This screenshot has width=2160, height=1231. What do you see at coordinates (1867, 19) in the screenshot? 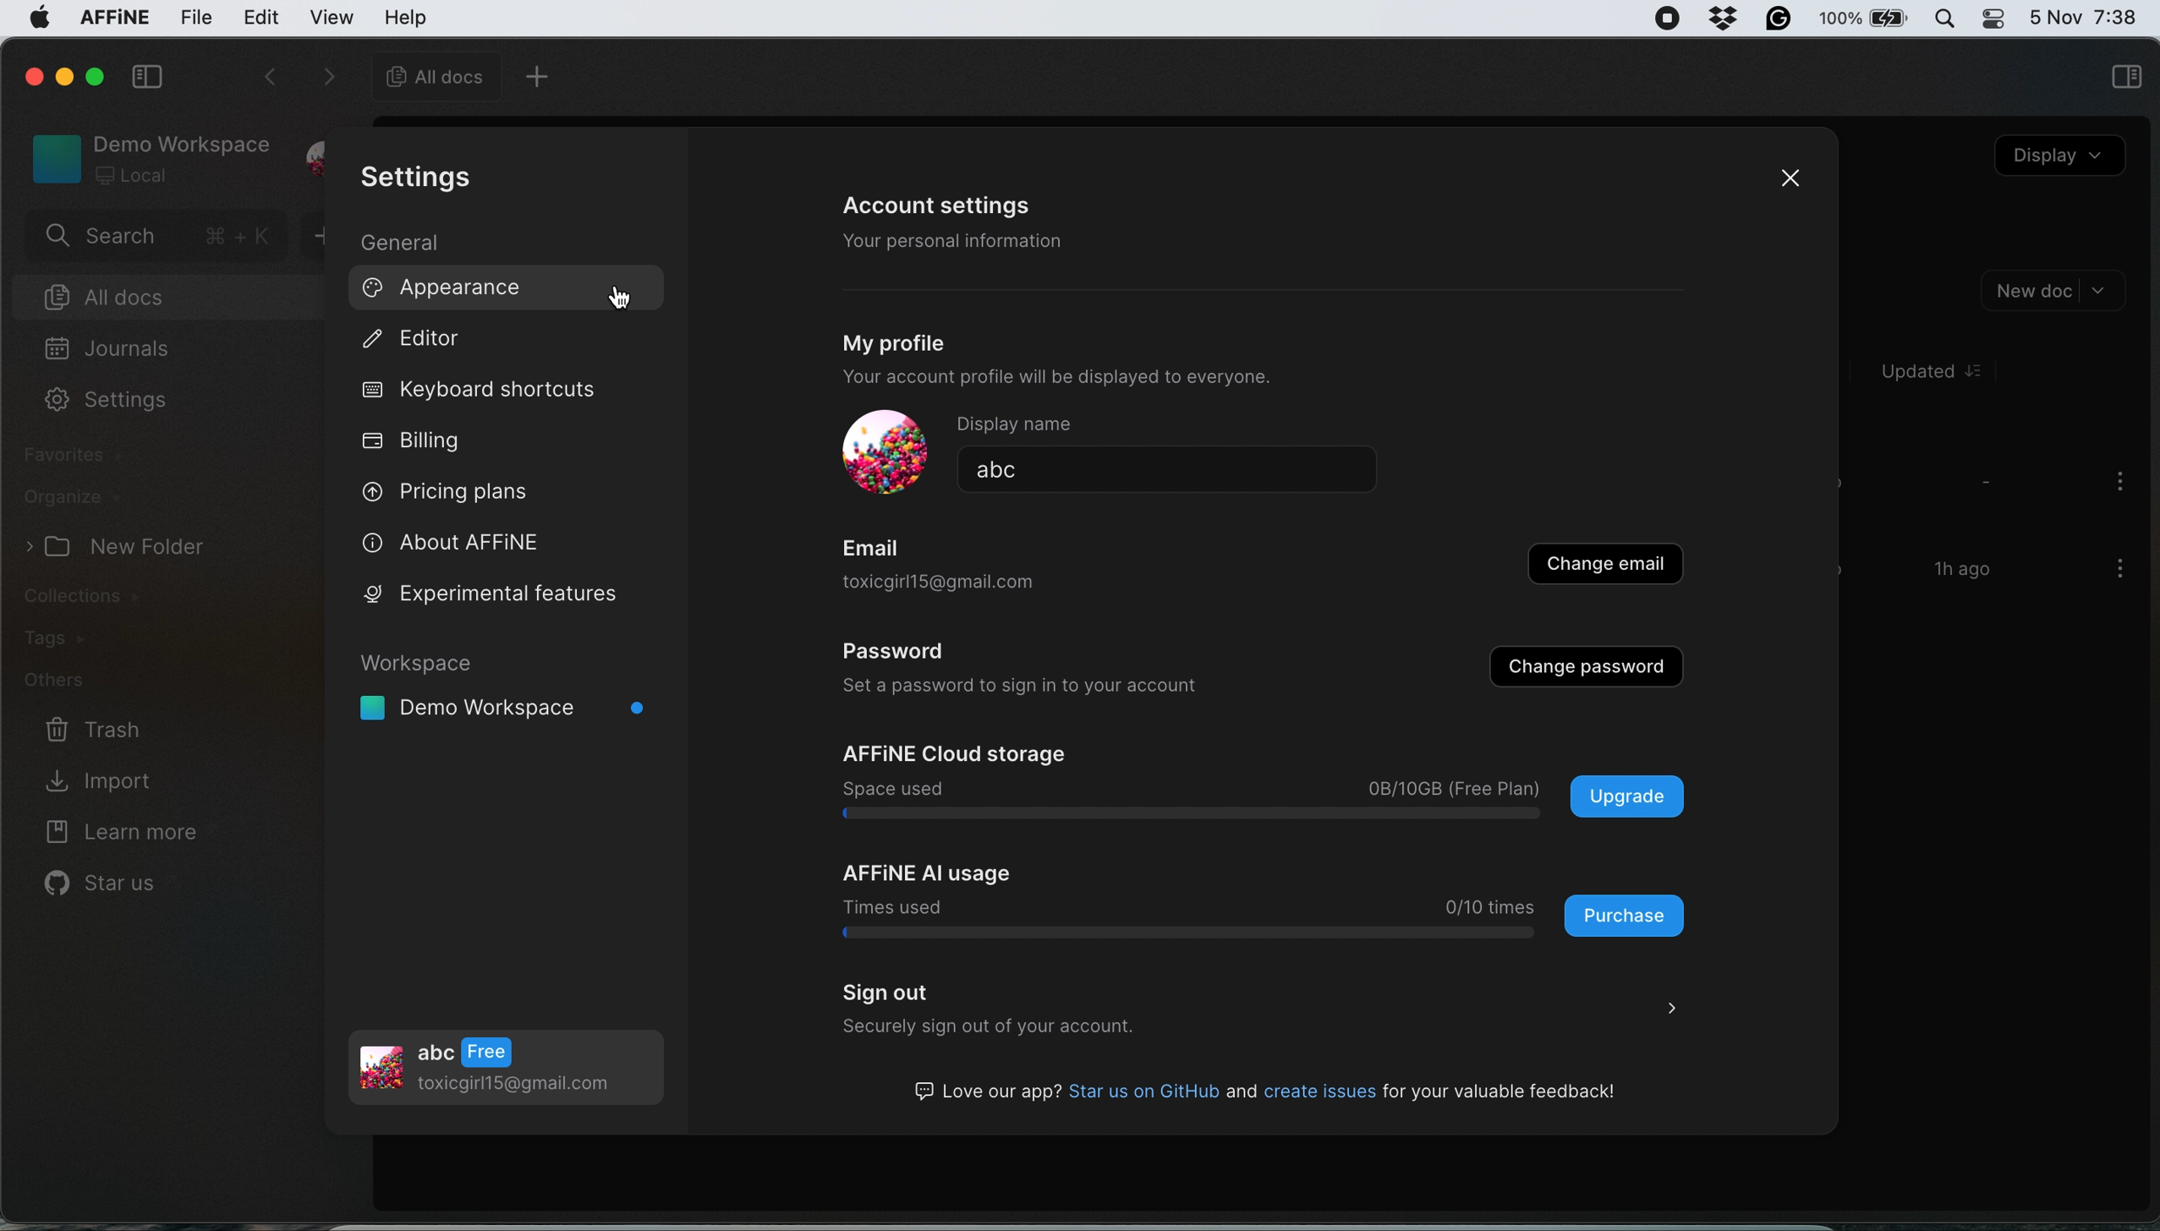
I see `battery` at bounding box center [1867, 19].